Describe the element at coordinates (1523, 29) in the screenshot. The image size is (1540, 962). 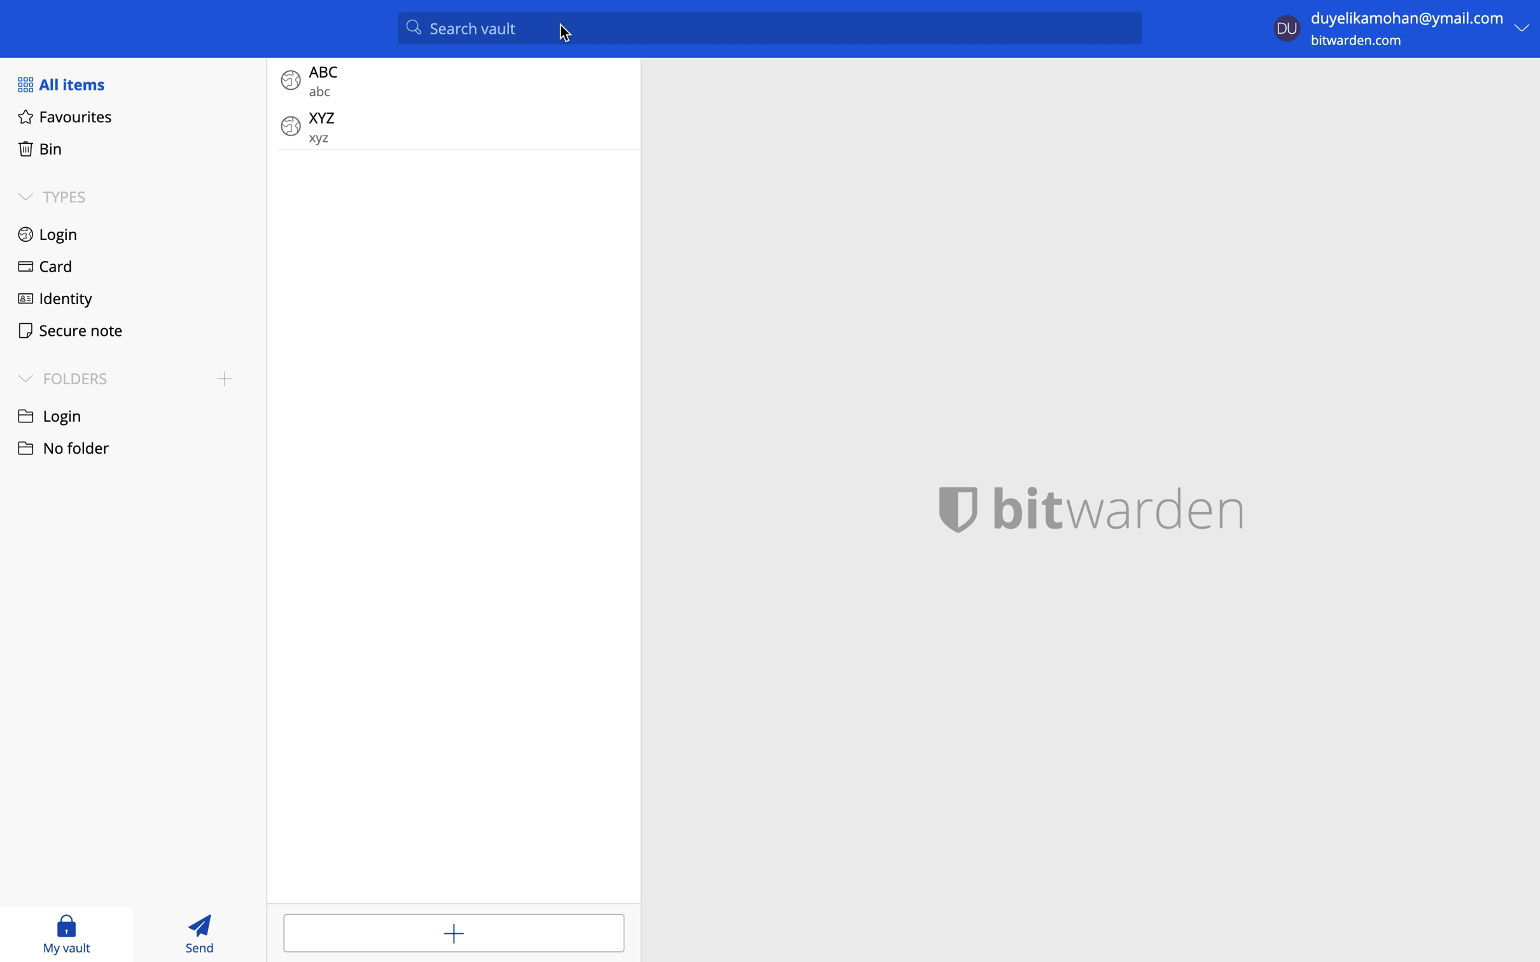
I see `more options` at that location.